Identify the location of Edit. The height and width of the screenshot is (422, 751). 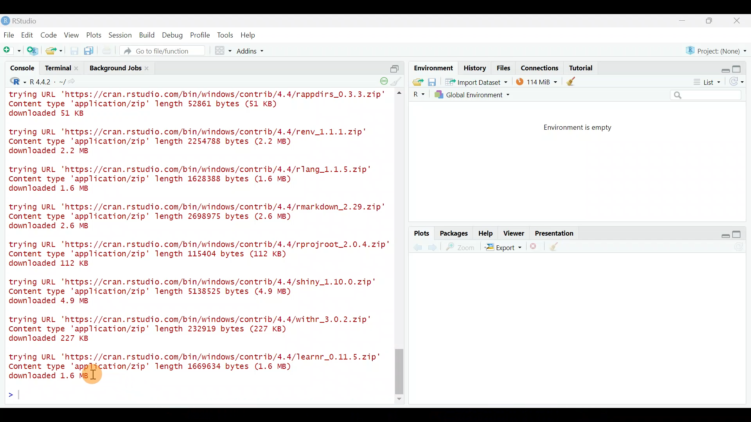
(29, 36).